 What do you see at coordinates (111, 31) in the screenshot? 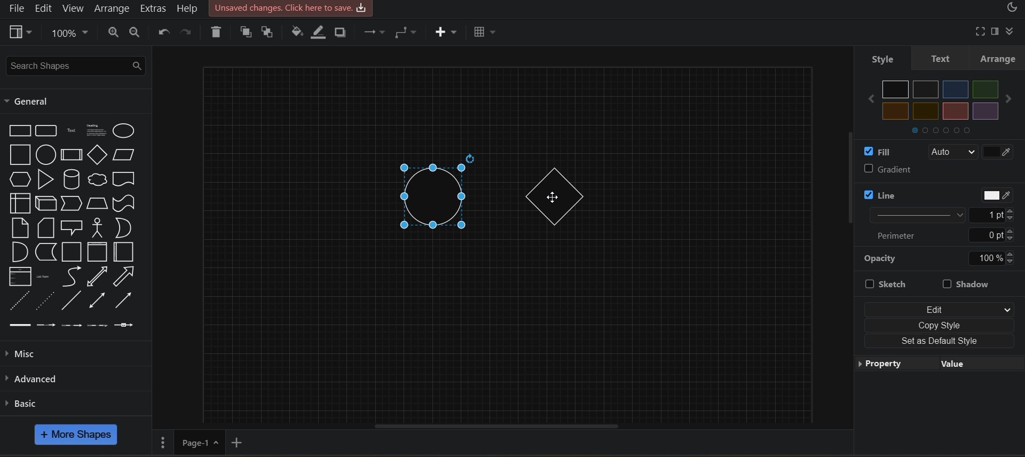
I see `zoom in` at bounding box center [111, 31].